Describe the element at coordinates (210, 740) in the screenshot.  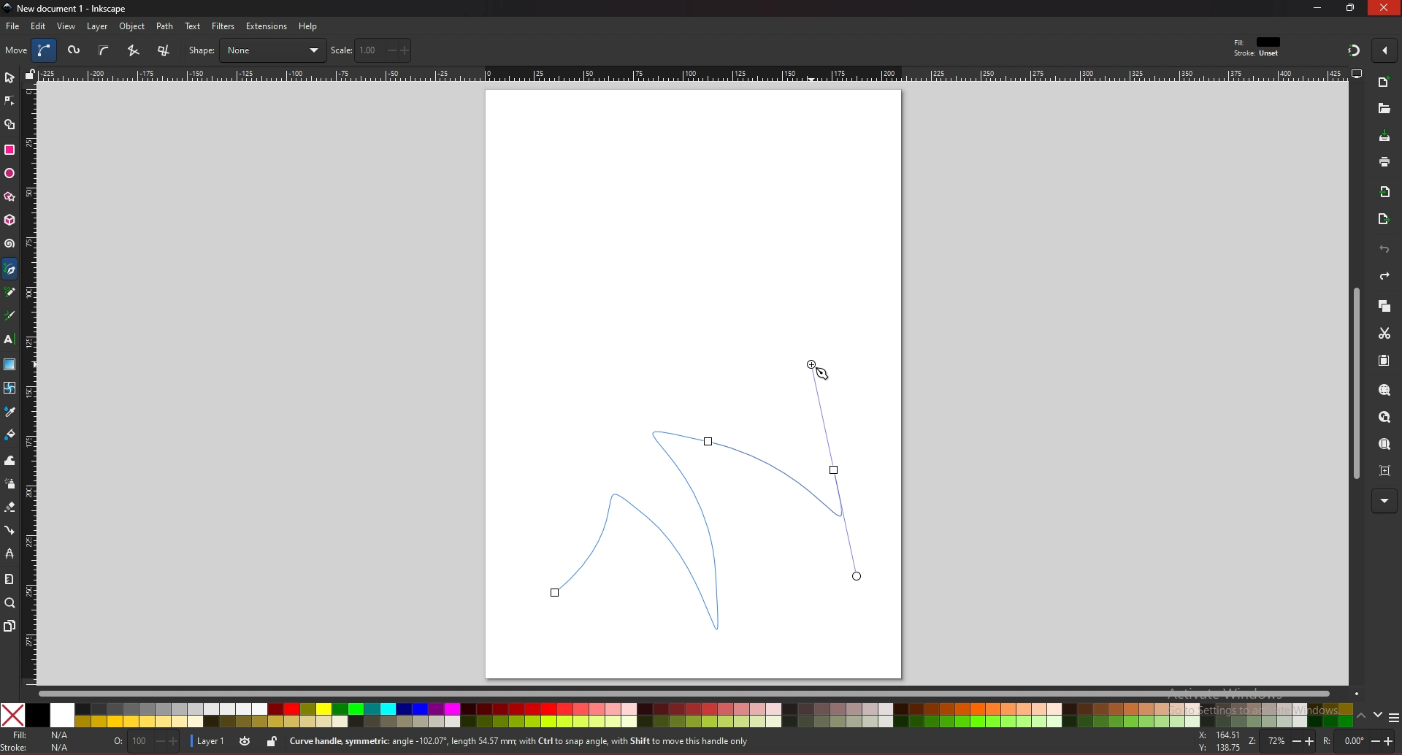
I see `layer` at that location.